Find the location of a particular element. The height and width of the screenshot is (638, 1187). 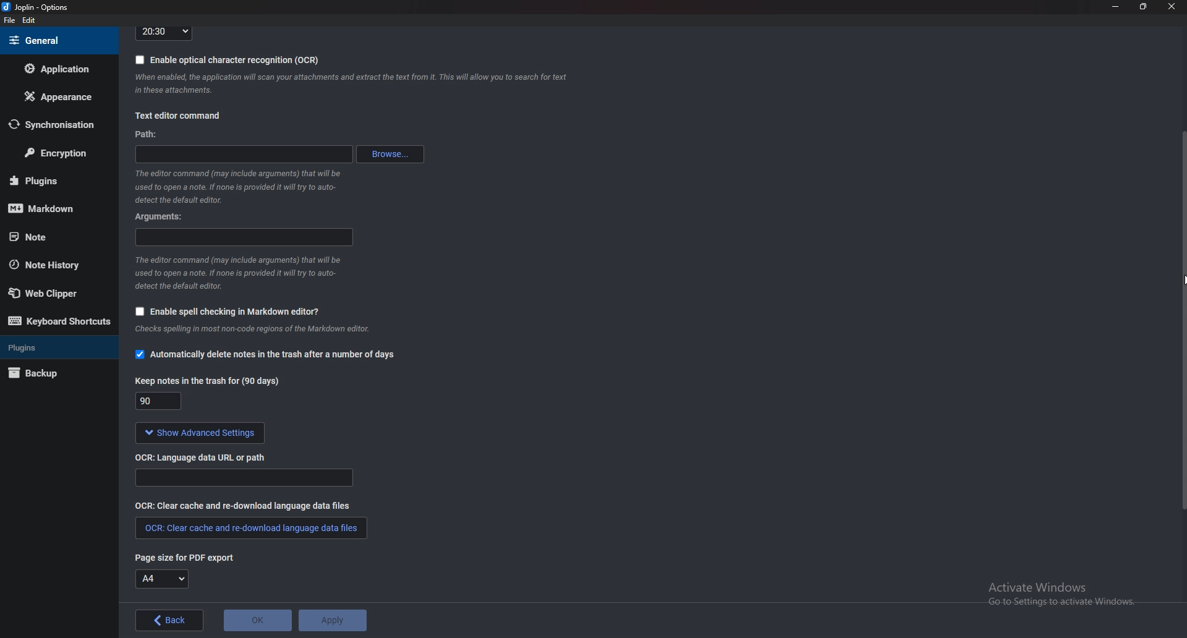

Info on editor command is located at coordinates (234, 186).